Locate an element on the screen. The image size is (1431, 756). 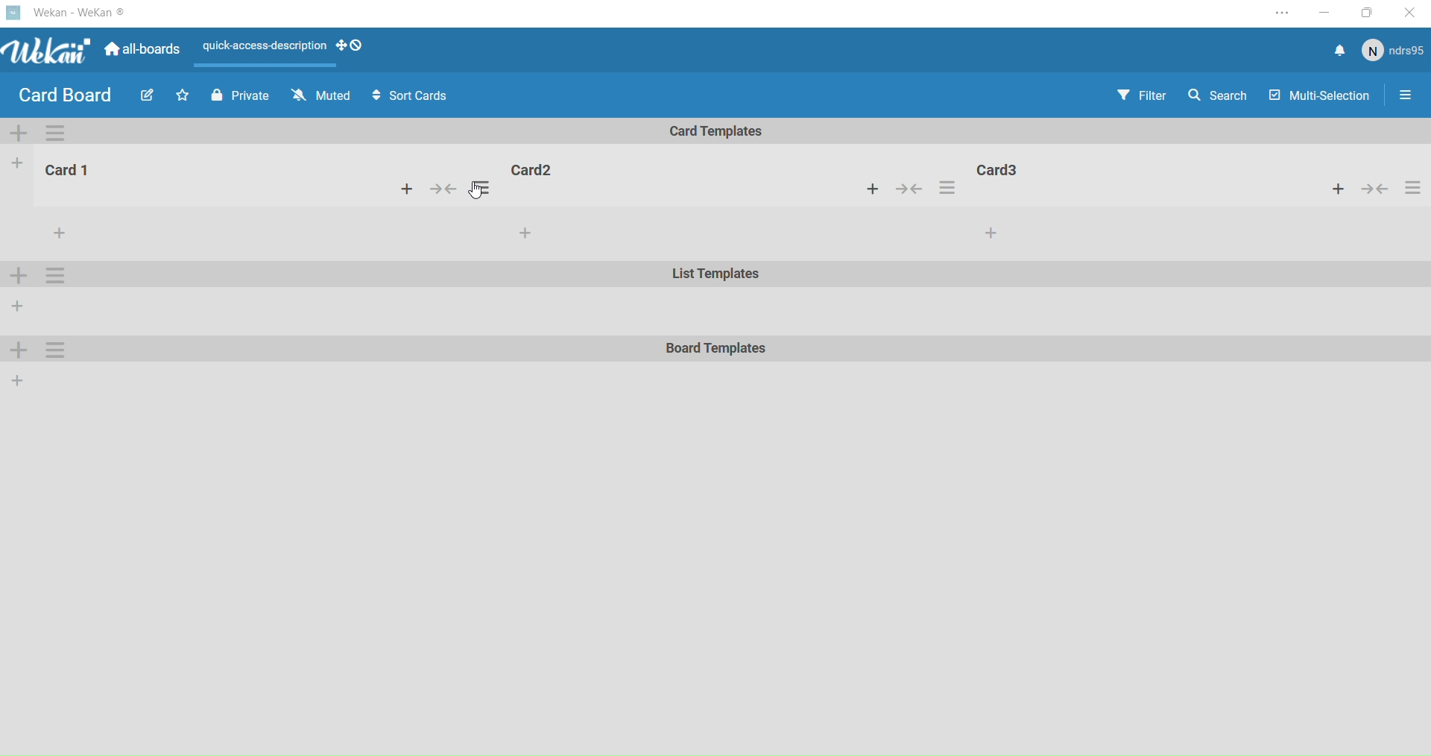
notify is located at coordinates (1338, 52).